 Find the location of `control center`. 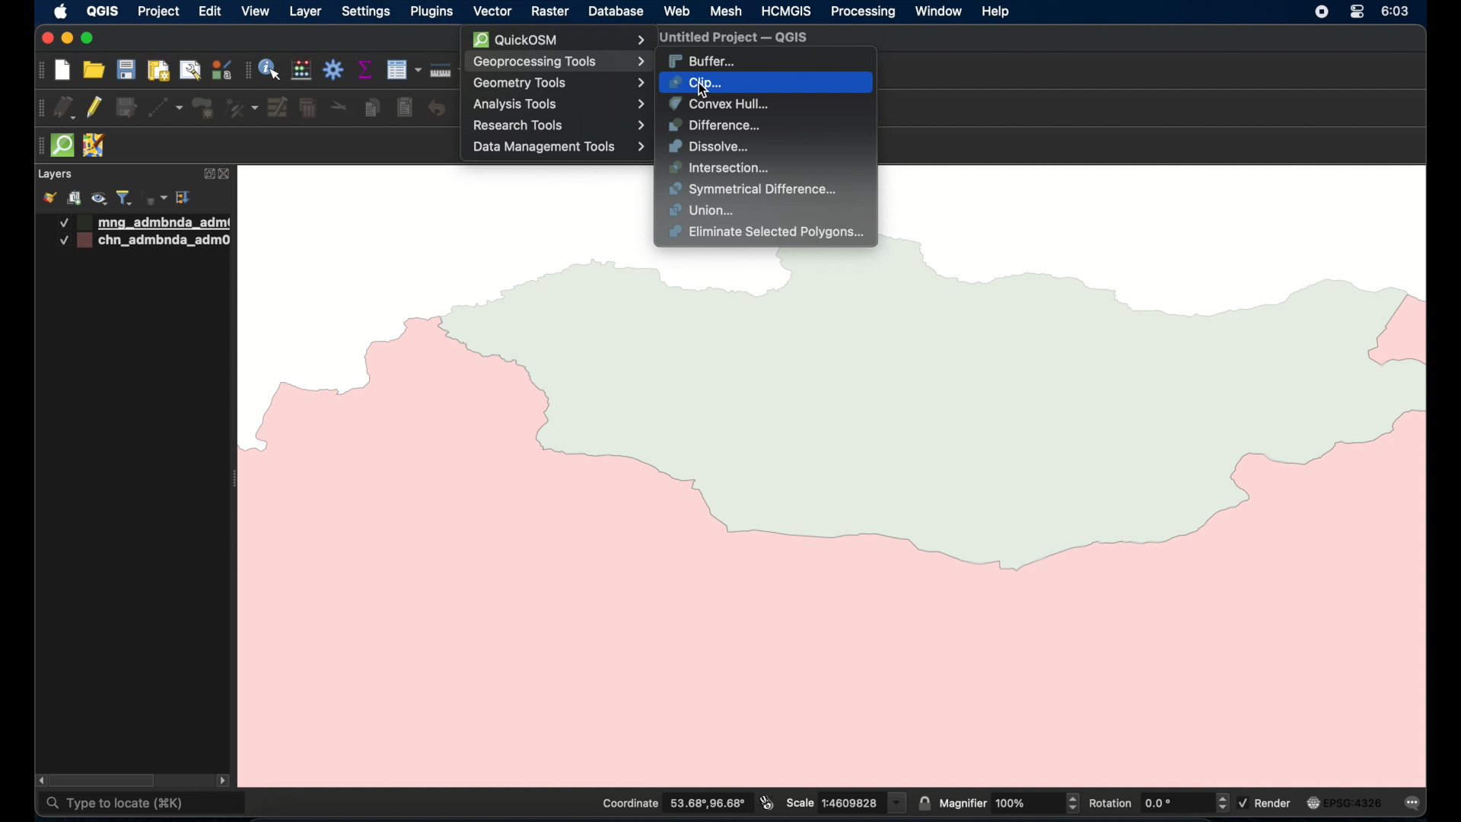

control center is located at coordinates (1357, 11).